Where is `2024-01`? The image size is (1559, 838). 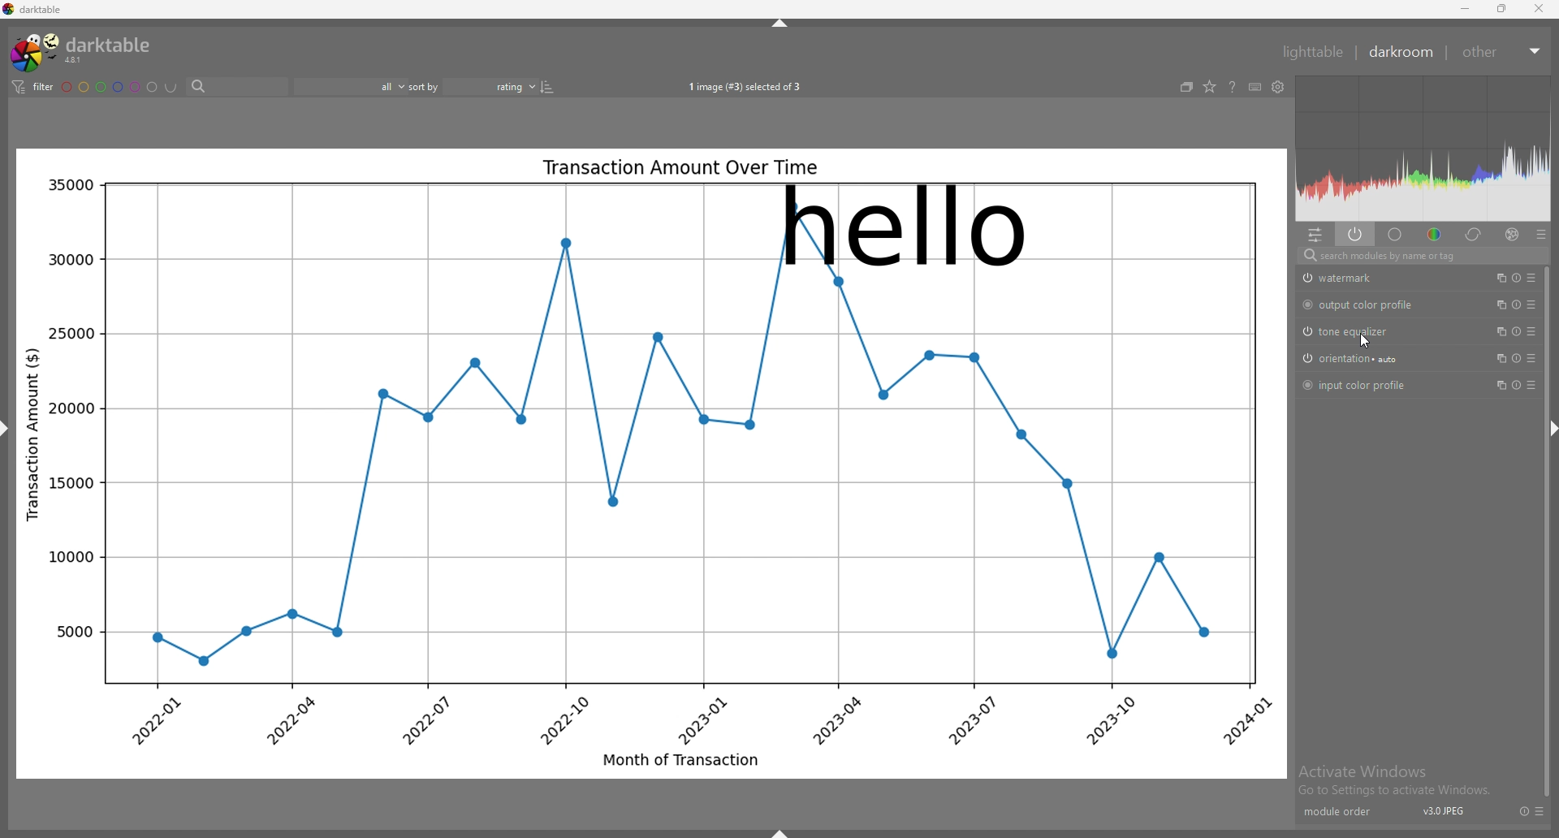 2024-01 is located at coordinates (1246, 721).